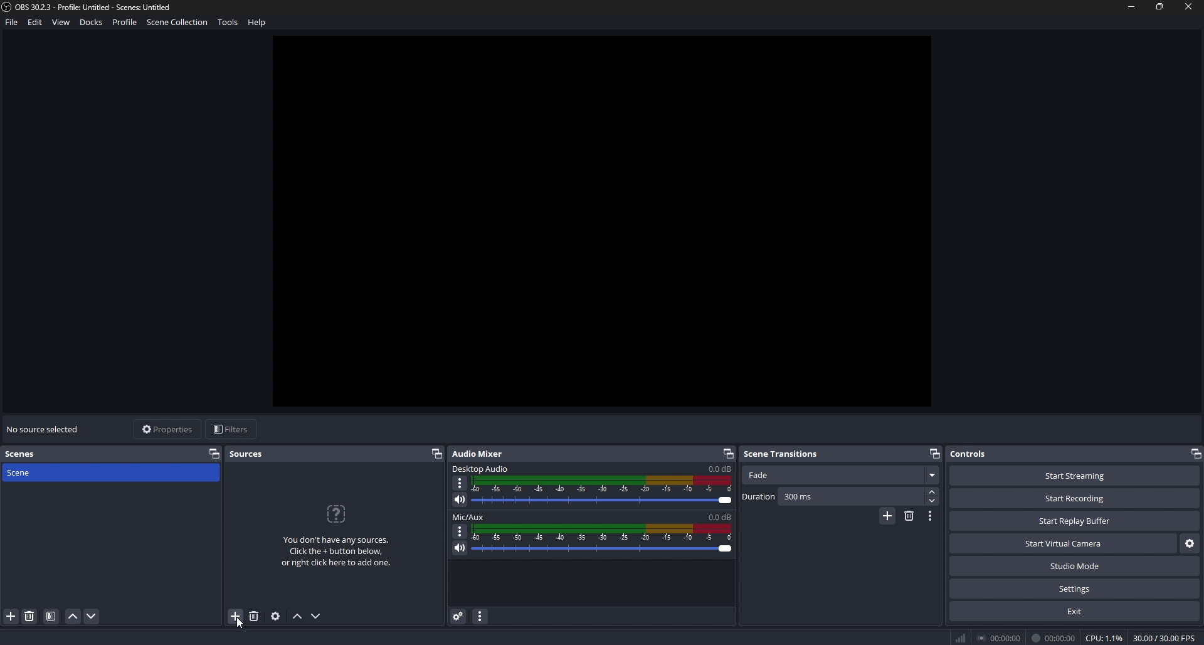  I want to click on advanced audio properties, so click(458, 616).